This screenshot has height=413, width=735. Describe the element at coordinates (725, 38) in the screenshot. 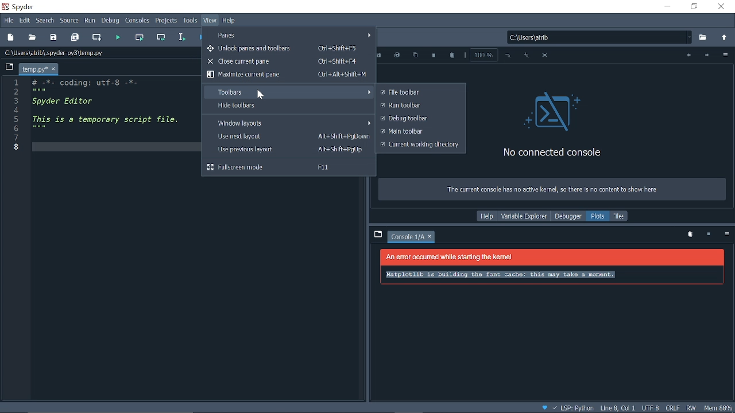

I see `Change to parent directory` at that location.